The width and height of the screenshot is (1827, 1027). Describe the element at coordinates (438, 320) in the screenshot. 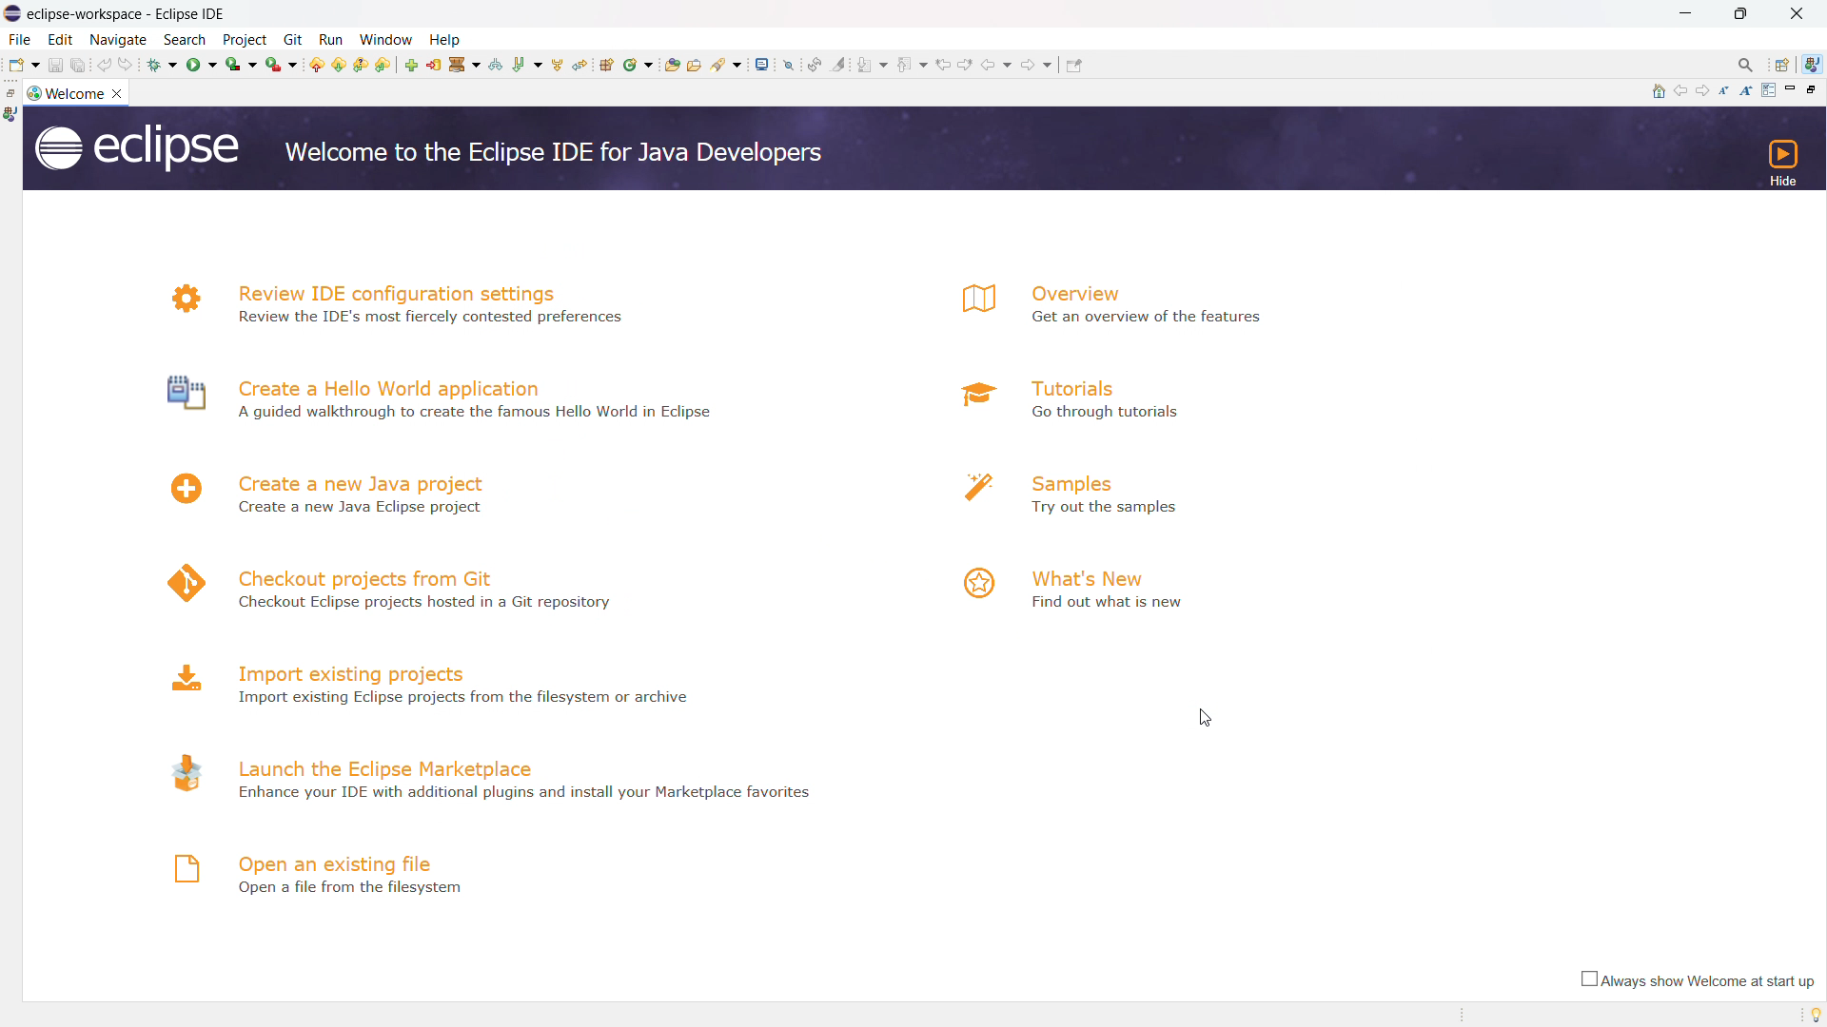

I see `N Review the IDE's most fiercely contested preferences` at that location.